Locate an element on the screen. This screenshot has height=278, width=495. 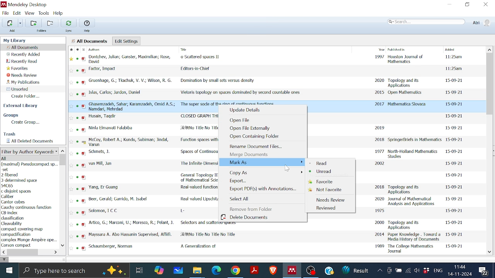
Folders is located at coordinates (43, 31).